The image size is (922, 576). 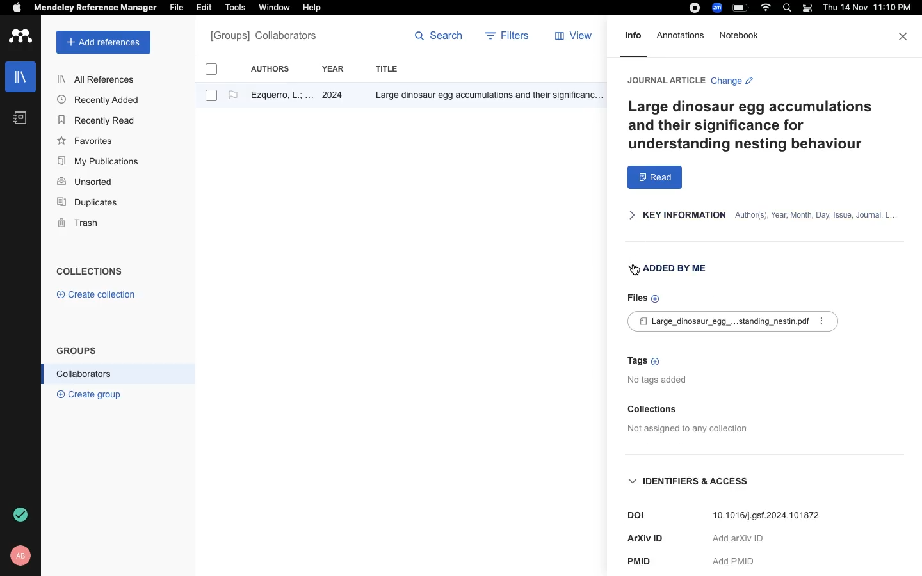 What do you see at coordinates (276, 97) in the screenshot?
I see `author` at bounding box center [276, 97].